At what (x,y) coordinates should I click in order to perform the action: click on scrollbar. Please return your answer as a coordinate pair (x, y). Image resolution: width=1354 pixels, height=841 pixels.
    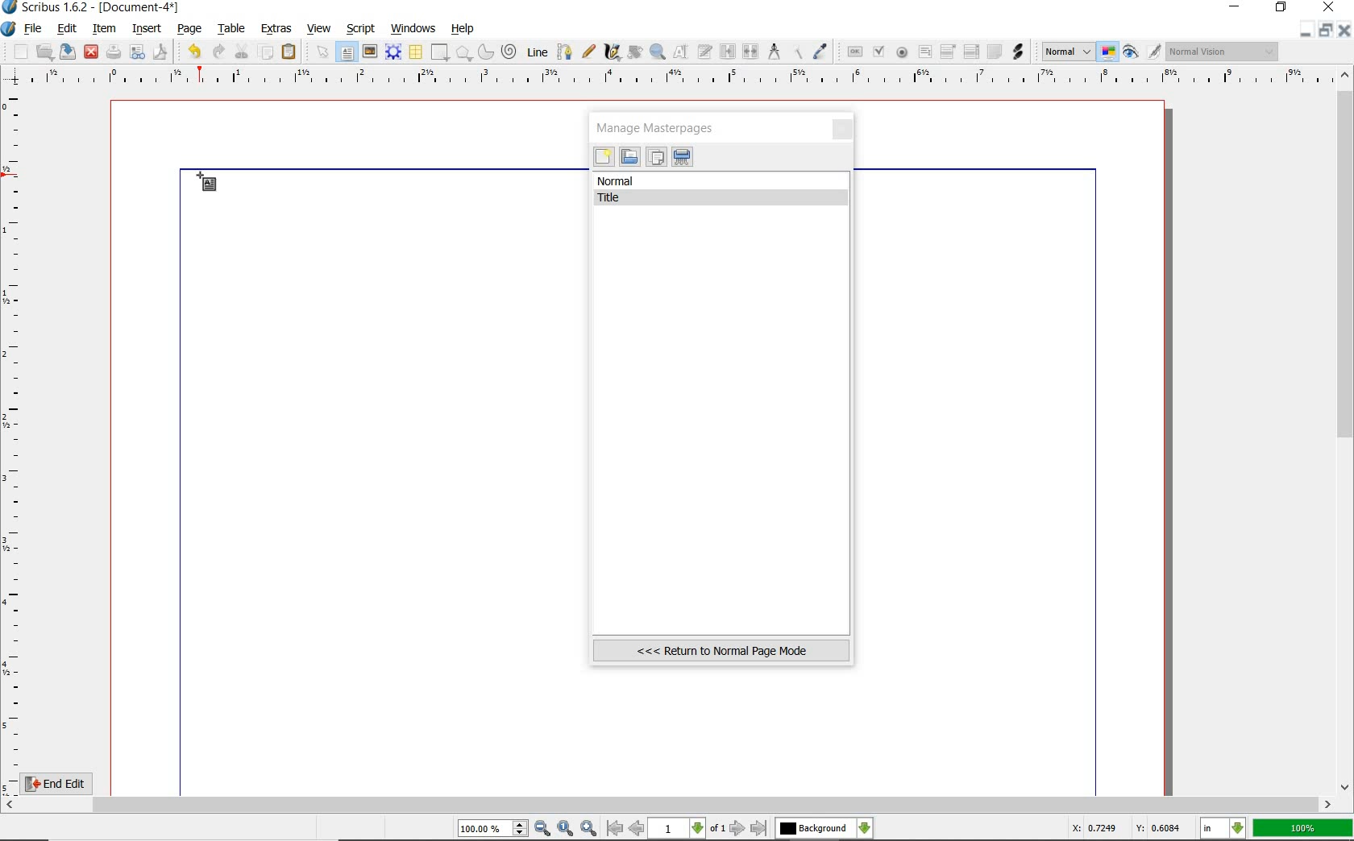
    Looking at the image, I should click on (1346, 429).